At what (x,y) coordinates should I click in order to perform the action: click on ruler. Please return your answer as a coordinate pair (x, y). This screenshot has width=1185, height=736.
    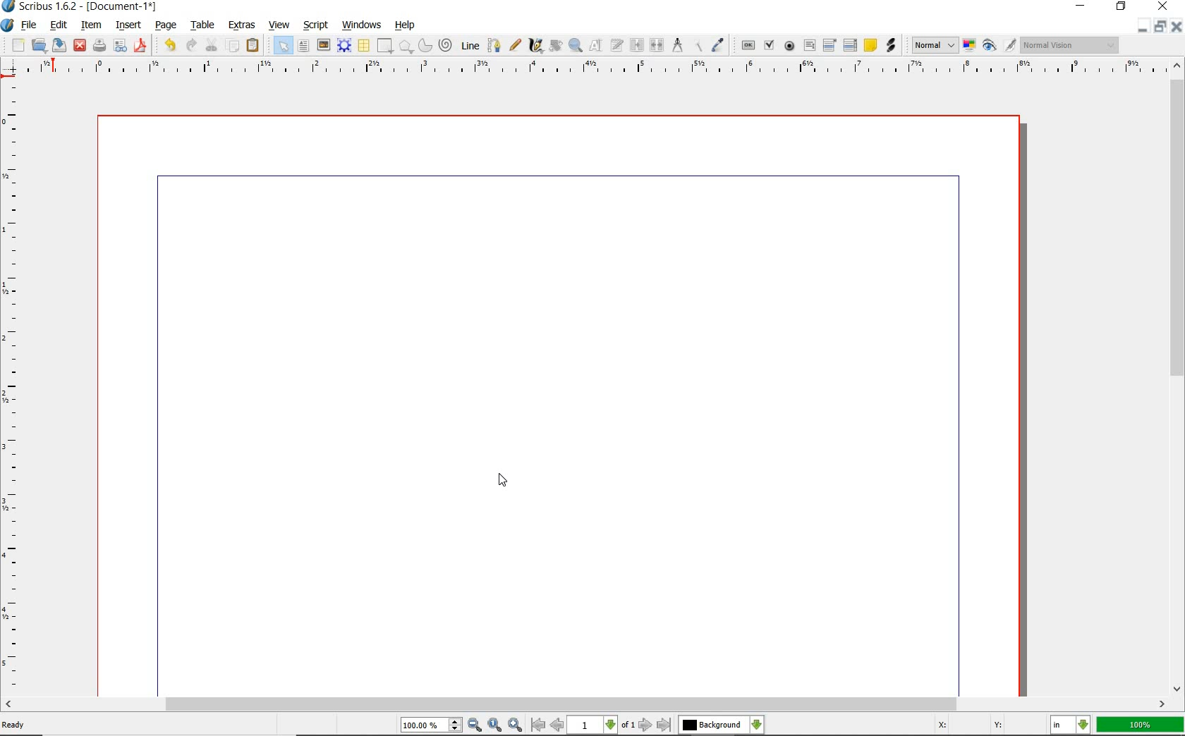
    Looking at the image, I should click on (596, 70).